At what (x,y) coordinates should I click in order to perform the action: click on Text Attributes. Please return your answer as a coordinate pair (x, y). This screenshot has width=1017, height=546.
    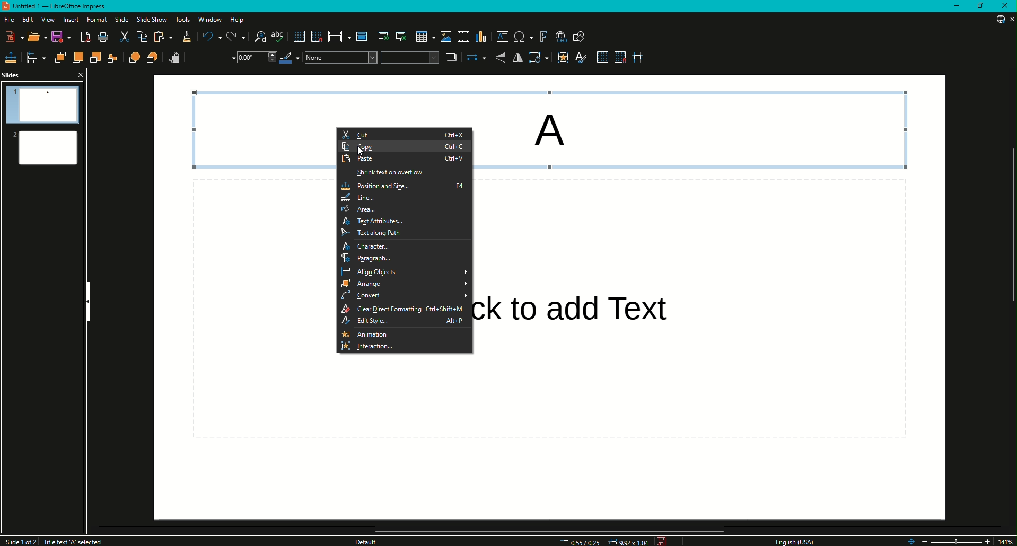
    Looking at the image, I should click on (406, 222).